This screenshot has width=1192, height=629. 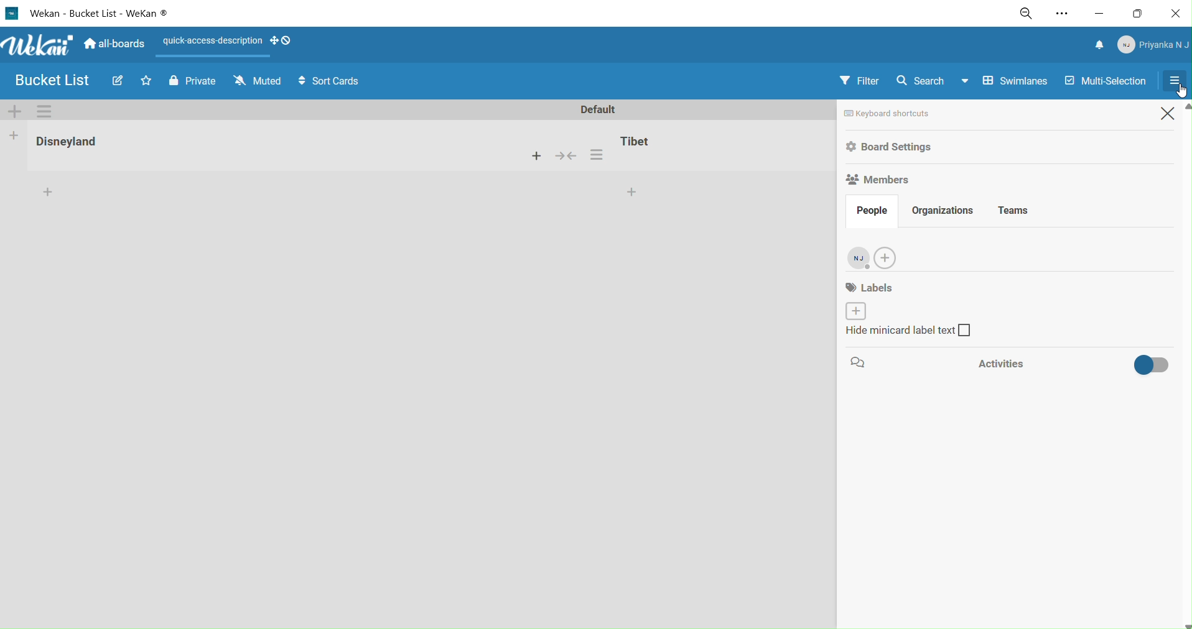 What do you see at coordinates (40, 45) in the screenshot?
I see `title` at bounding box center [40, 45].